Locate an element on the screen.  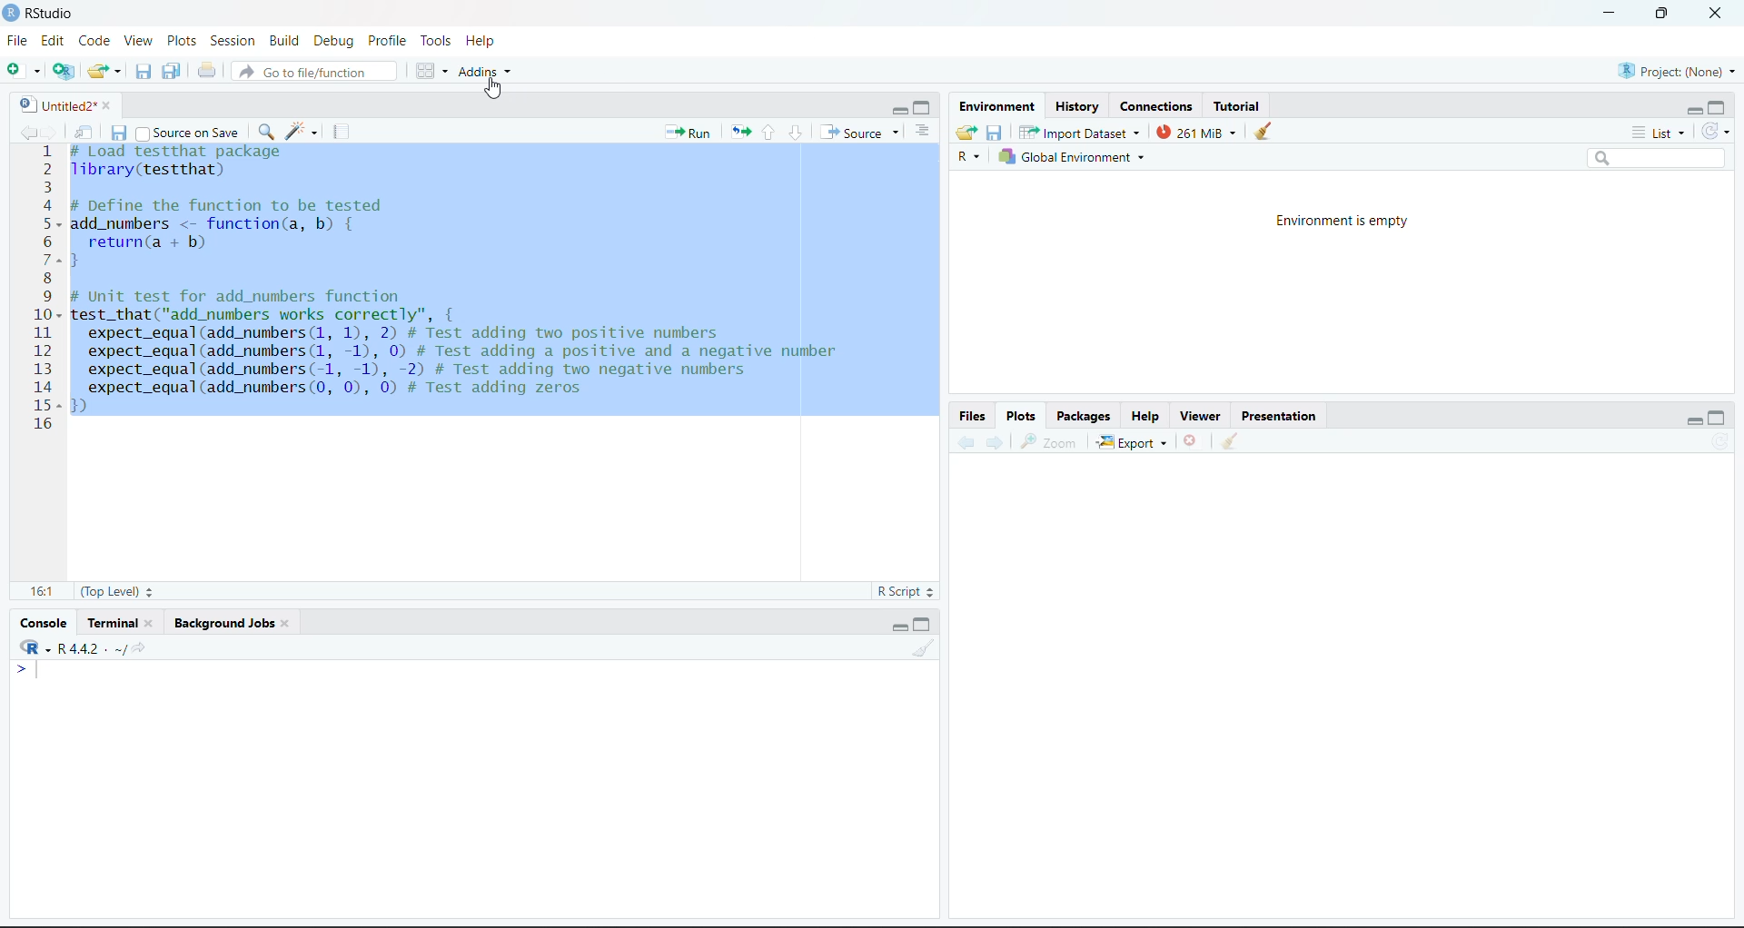
Forward is located at coordinates (994, 440).